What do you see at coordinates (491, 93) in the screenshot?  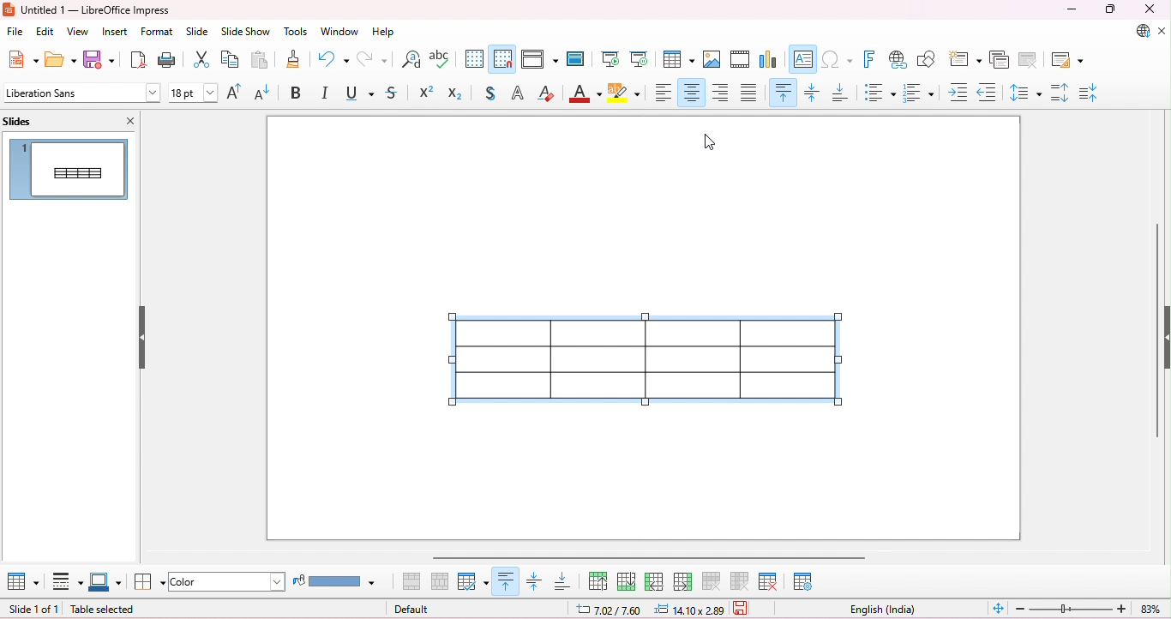 I see `toggle shadow` at bounding box center [491, 93].